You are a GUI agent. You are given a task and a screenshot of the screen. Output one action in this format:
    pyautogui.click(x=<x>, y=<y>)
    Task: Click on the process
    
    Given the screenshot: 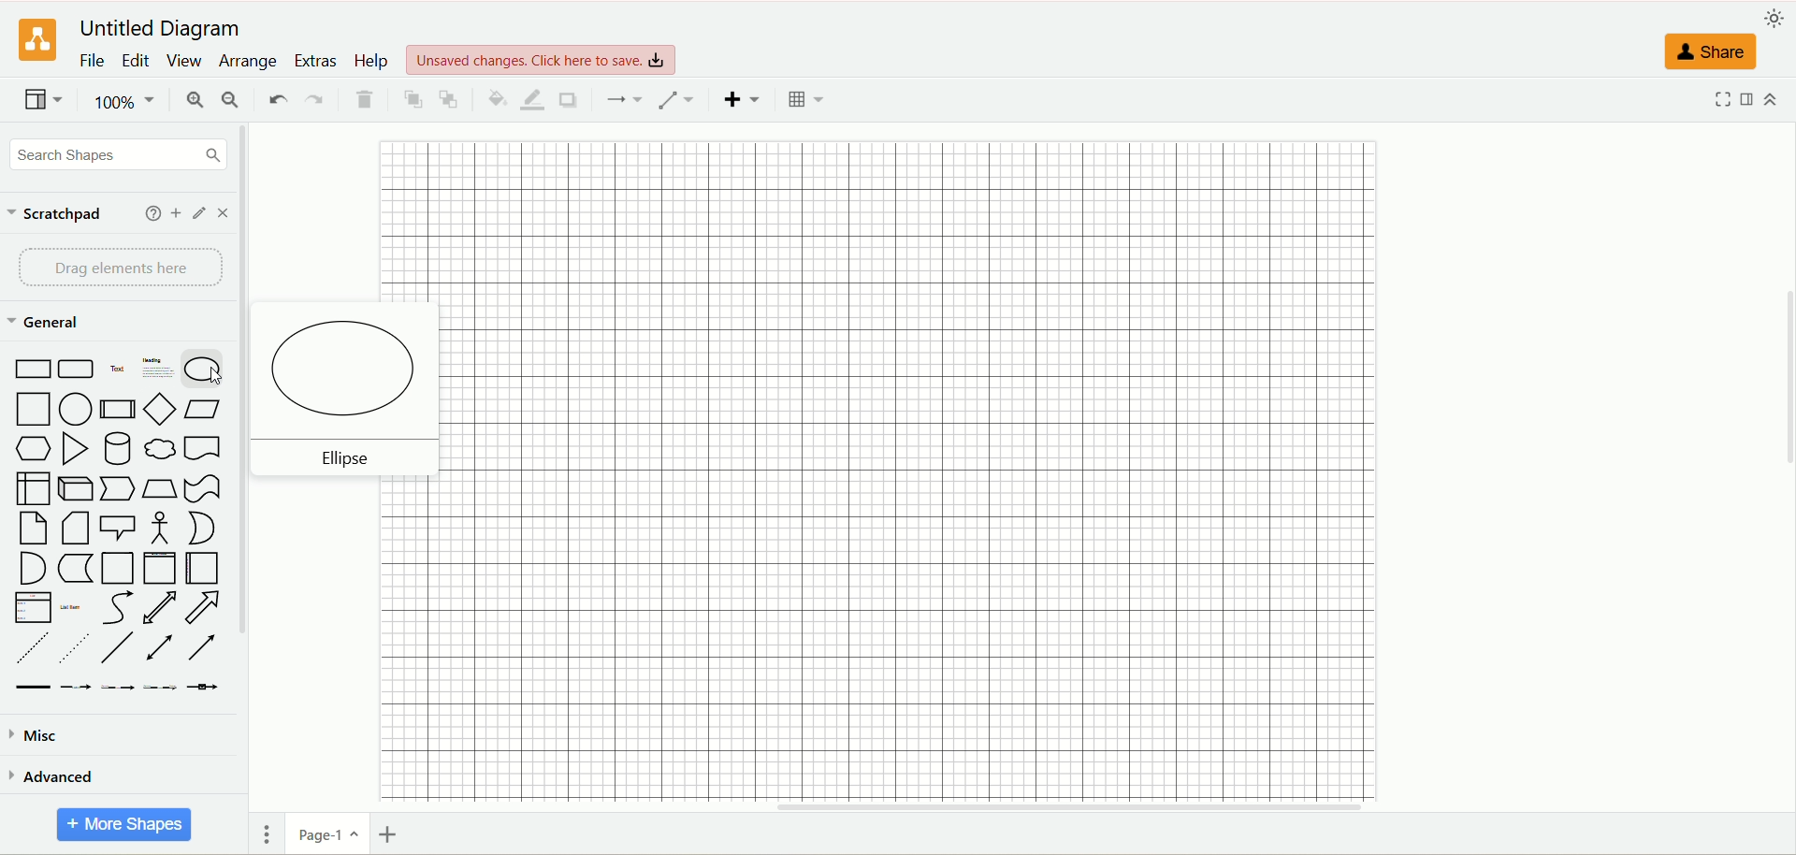 What is the action you would take?
    pyautogui.click(x=118, y=410)
    